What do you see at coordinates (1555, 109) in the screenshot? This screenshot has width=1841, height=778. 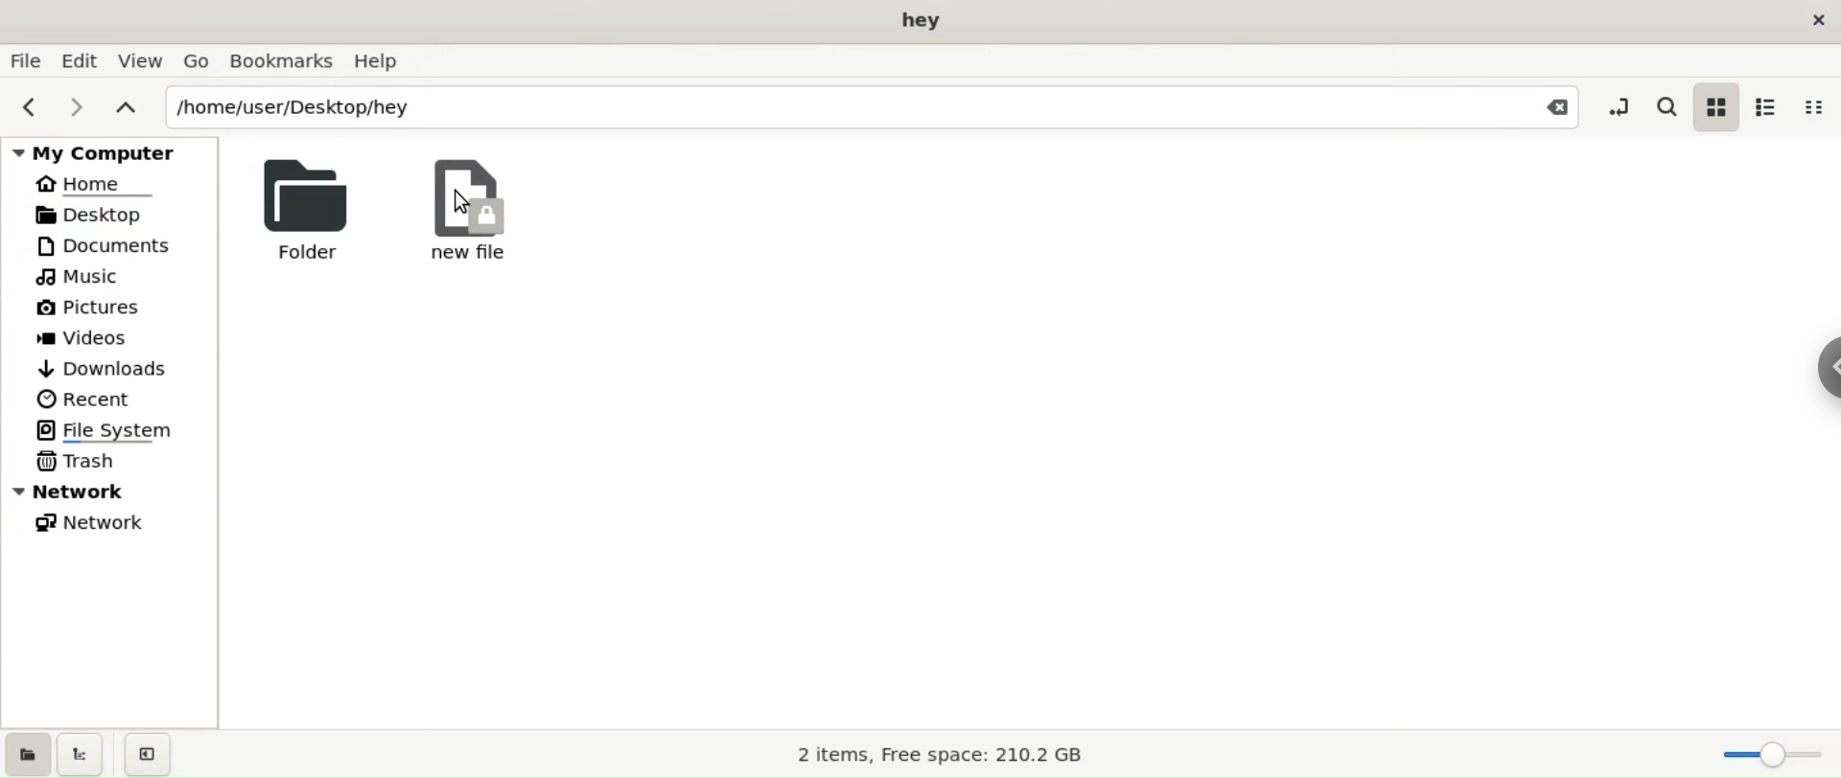 I see `Close` at bounding box center [1555, 109].